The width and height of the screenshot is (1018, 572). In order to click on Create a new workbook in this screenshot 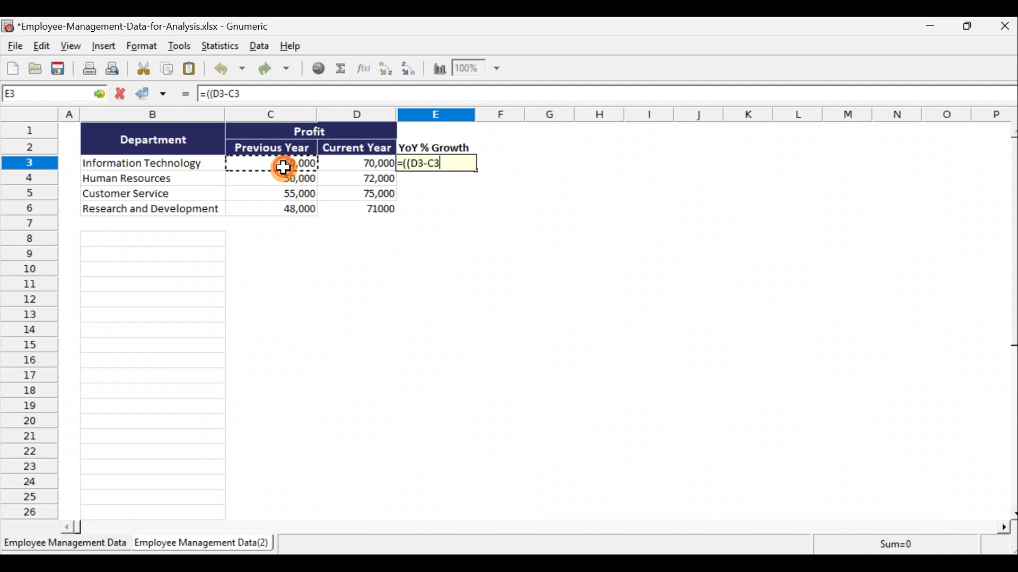, I will do `click(13, 67)`.